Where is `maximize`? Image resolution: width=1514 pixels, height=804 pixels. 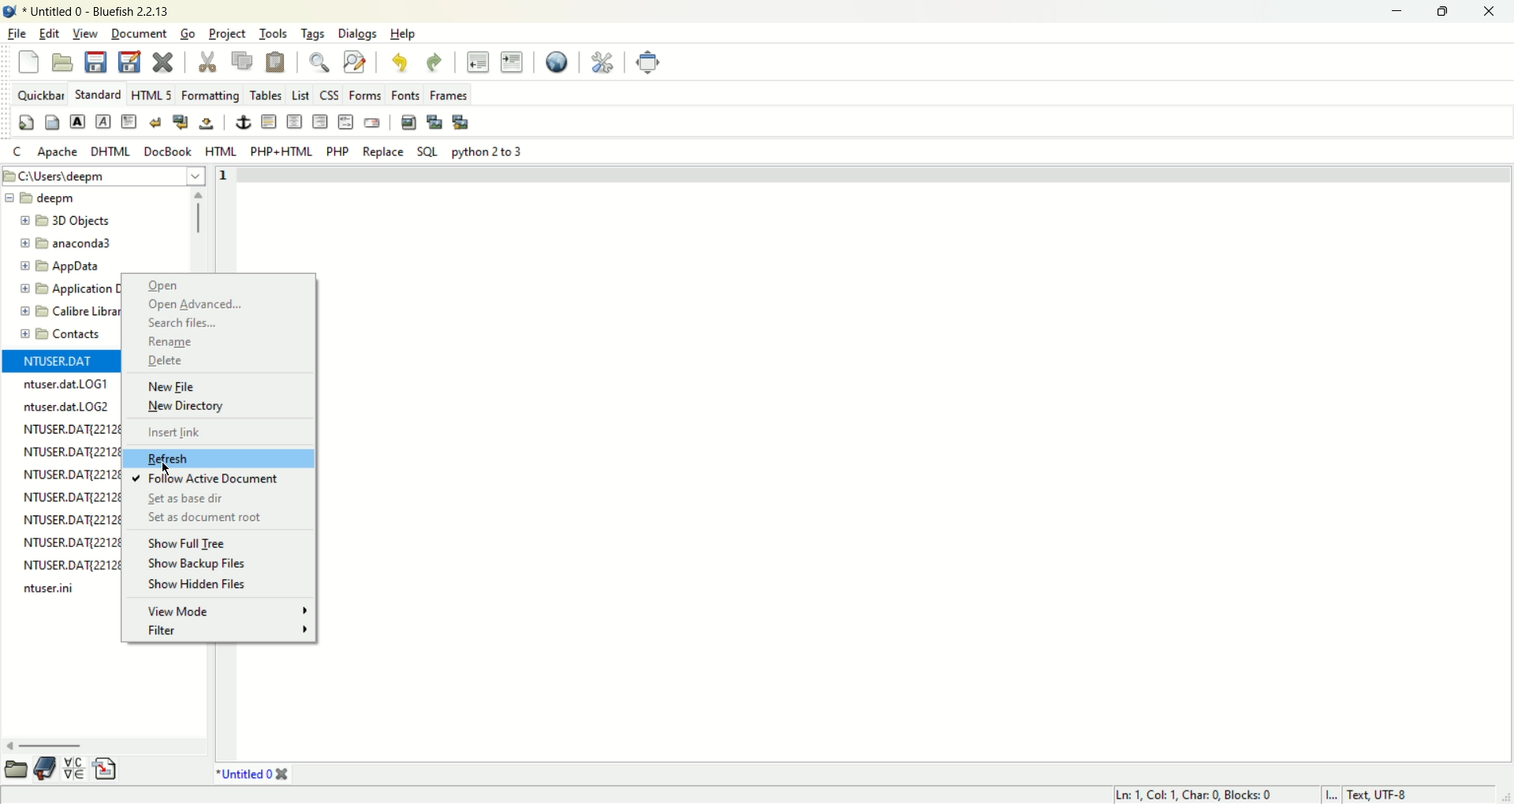 maximize is located at coordinates (1450, 12).